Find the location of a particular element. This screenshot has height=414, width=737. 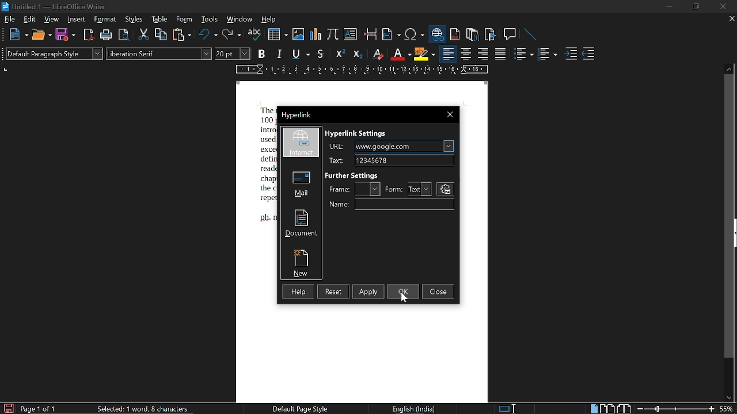

URL is located at coordinates (404, 146).